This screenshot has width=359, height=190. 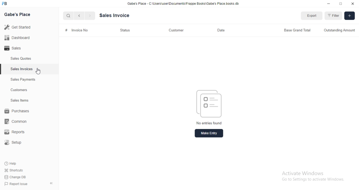 What do you see at coordinates (17, 111) in the screenshot?
I see `Purchases` at bounding box center [17, 111].